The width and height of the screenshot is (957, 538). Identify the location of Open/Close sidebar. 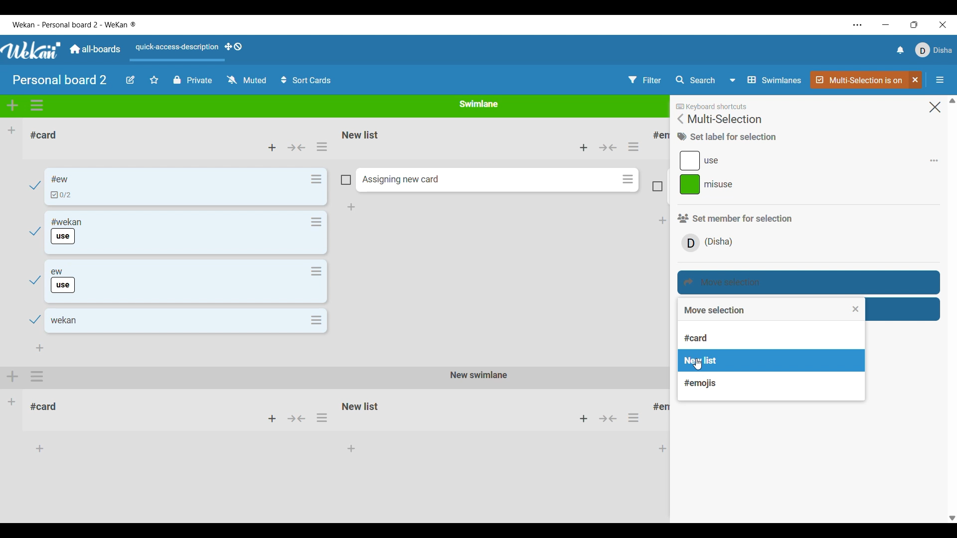
(940, 80).